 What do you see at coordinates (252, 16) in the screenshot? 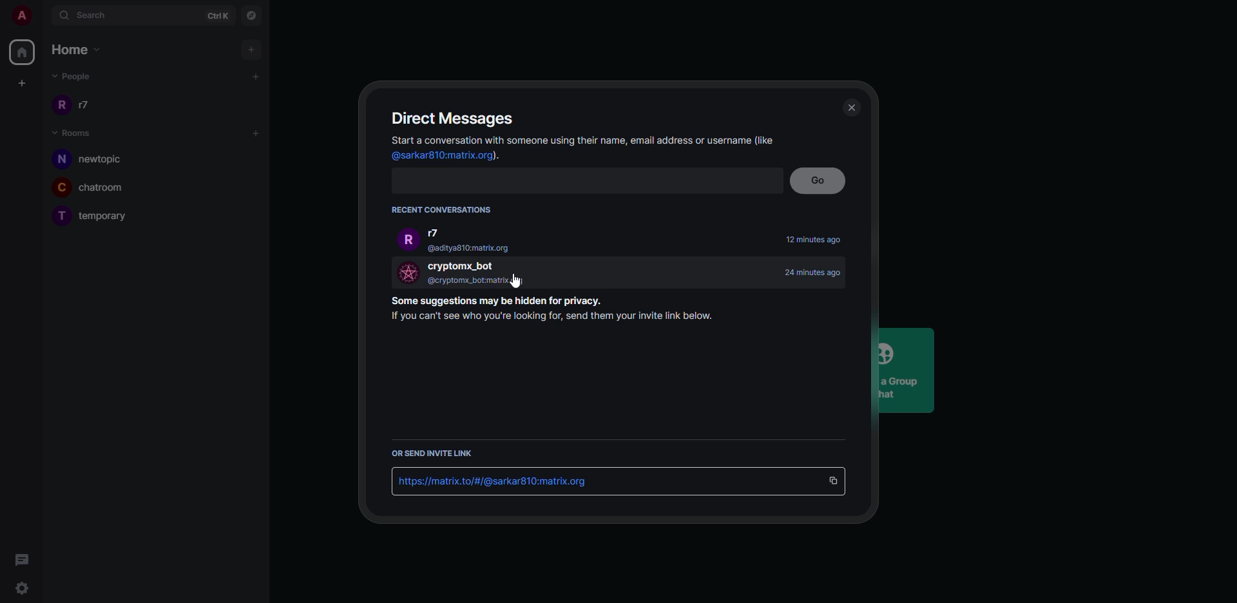
I see `navigator` at bounding box center [252, 16].